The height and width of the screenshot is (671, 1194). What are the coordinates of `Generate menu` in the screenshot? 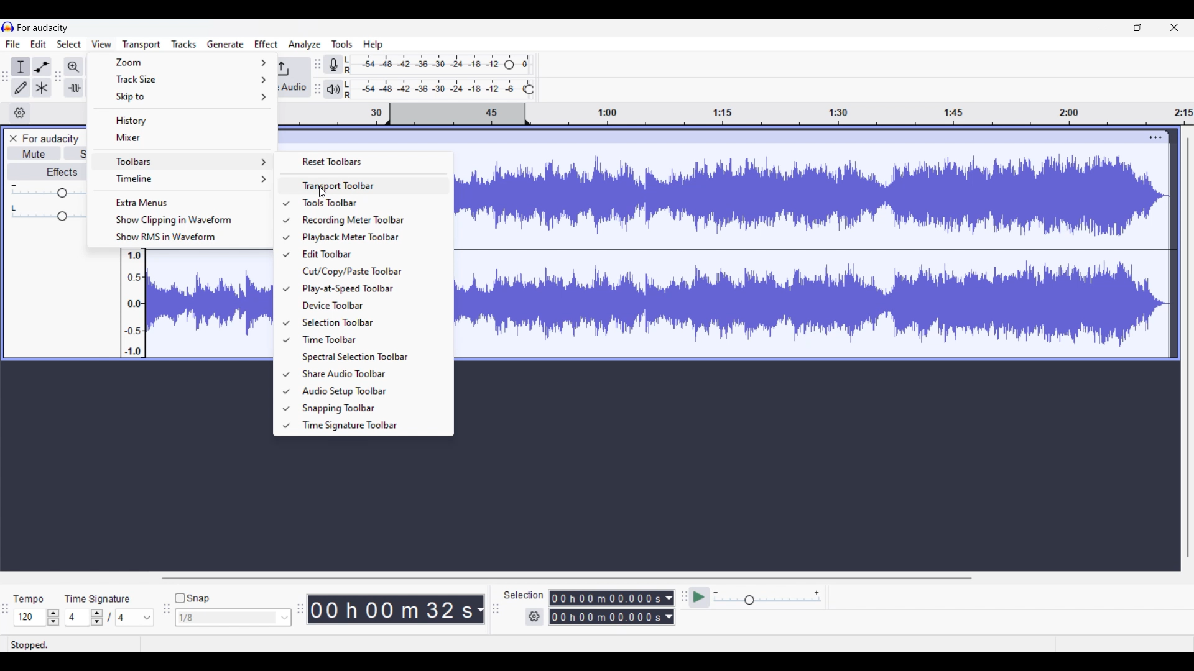 It's located at (226, 44).